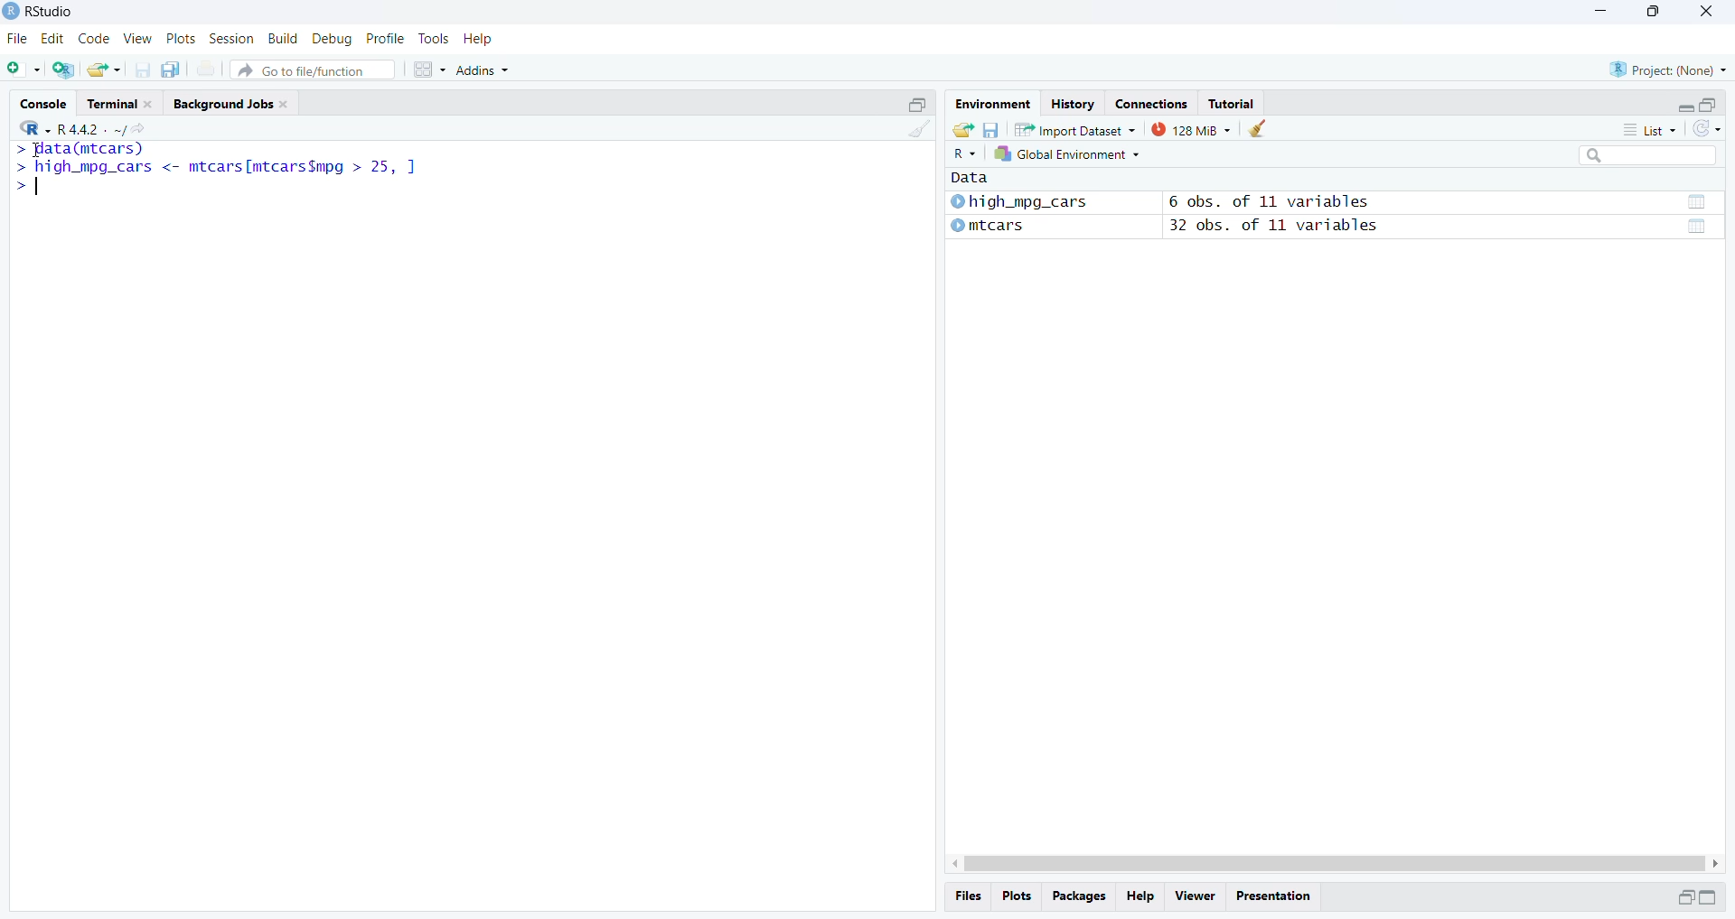 This screenshot has height=919, width=1735. I want to click on Session, so click(231, 38).